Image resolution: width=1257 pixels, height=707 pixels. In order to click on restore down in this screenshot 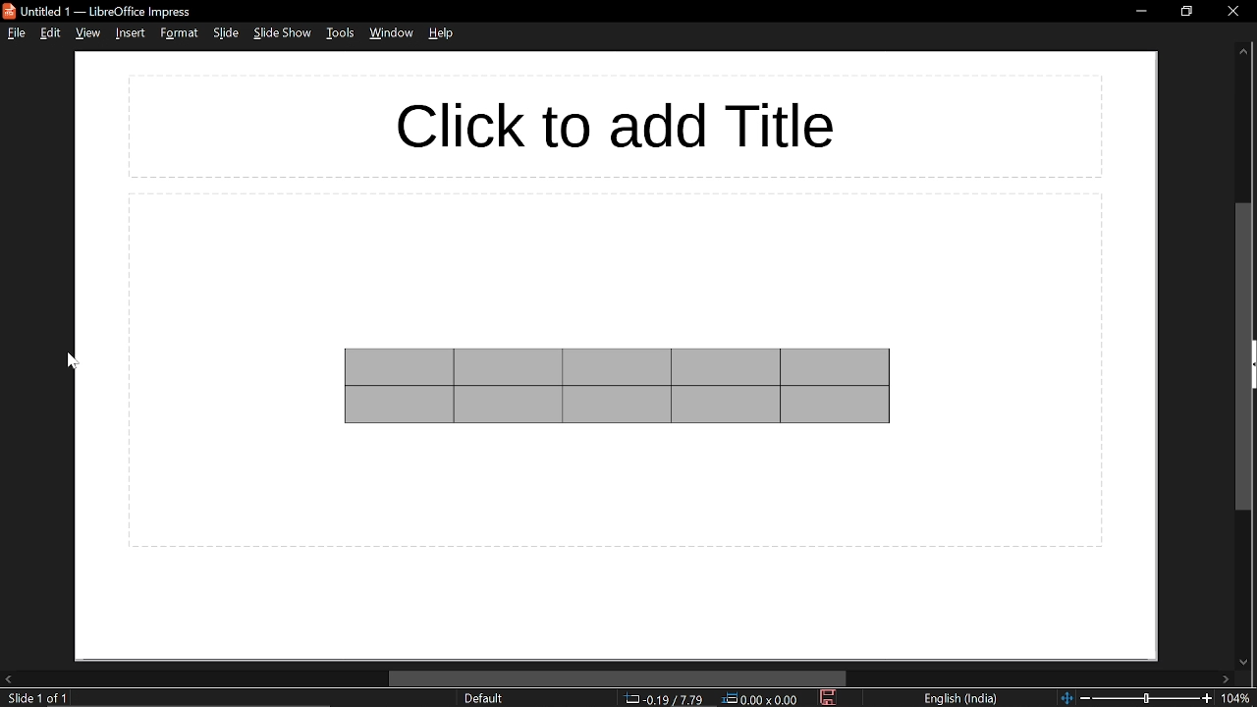, I will do `click(1183, 14)`.